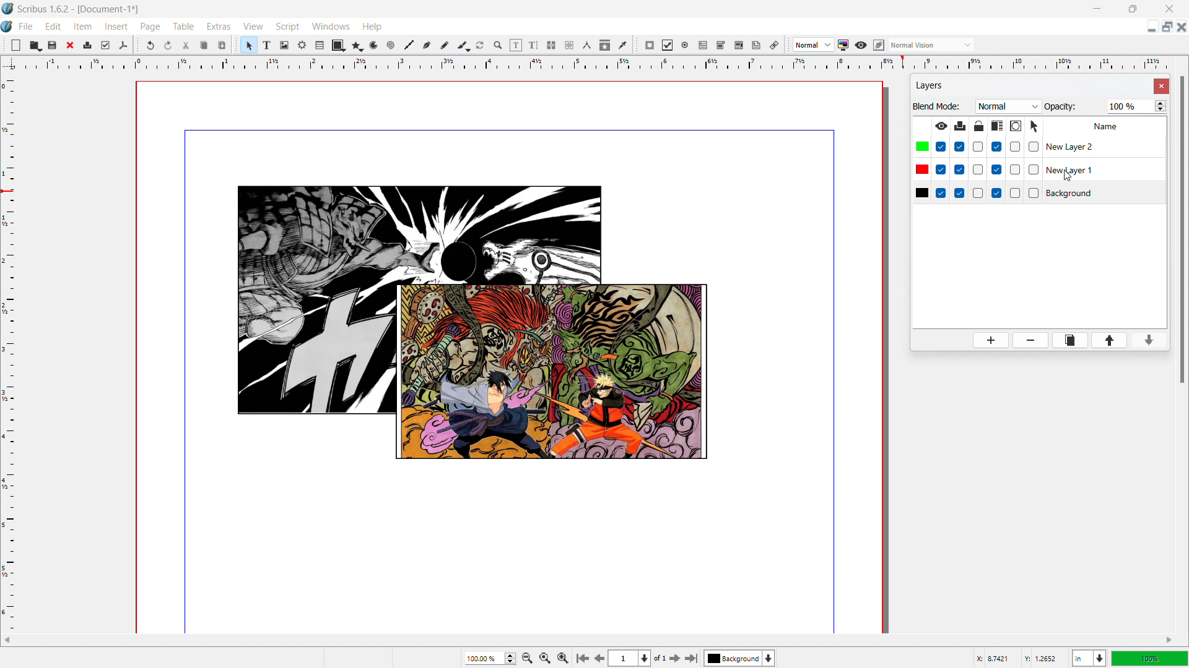  I want to click on duplicate layer, so click(1069, 340).